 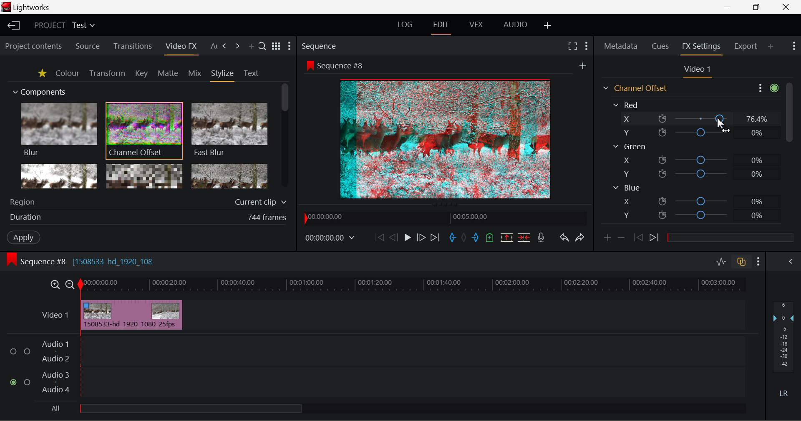 I want to click on Delete/Cut, so click(x=525, y=238).